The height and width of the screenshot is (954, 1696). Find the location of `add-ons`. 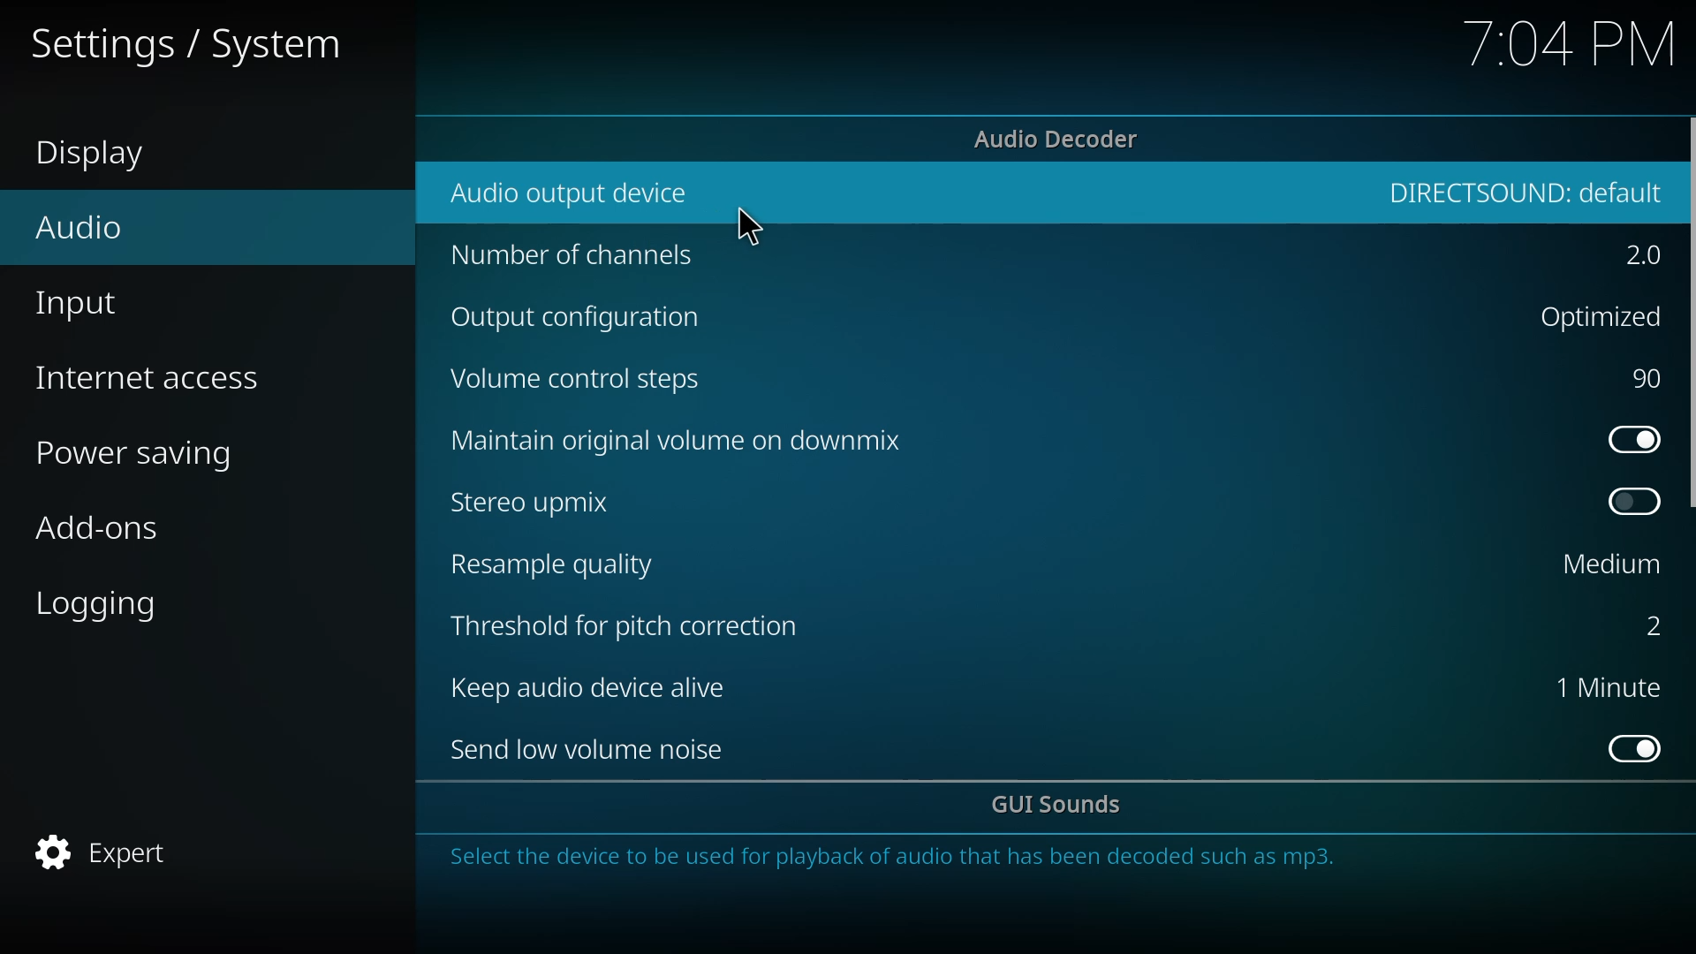

add-ons is located at coordinates (98, 532).